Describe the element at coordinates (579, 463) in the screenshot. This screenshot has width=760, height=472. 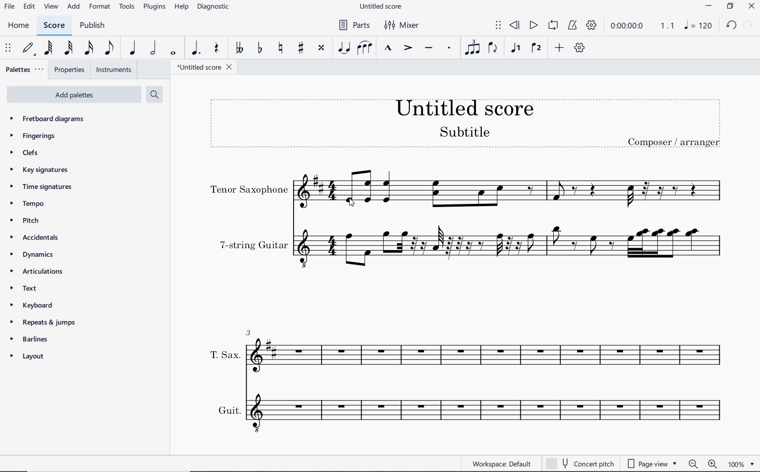
I see `CONCERT PITCH` at that location.